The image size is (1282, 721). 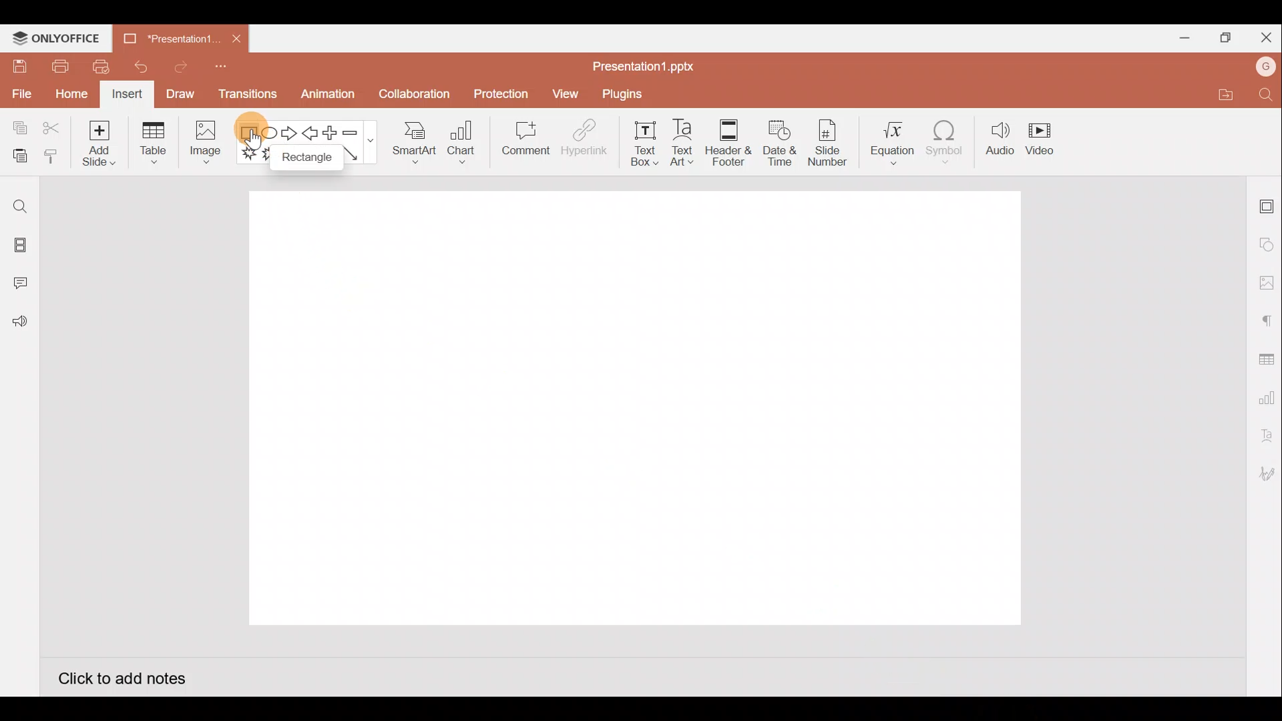 I want to click on Text box, so click(x=646, y=144).